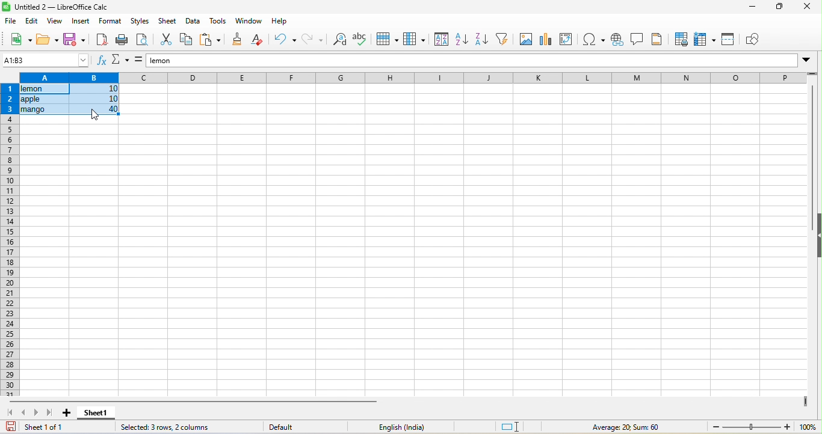 Image resolution: width=822 pixels, height=434 pixels. I want to click on horizontal scroll bar, so click(191, 402).